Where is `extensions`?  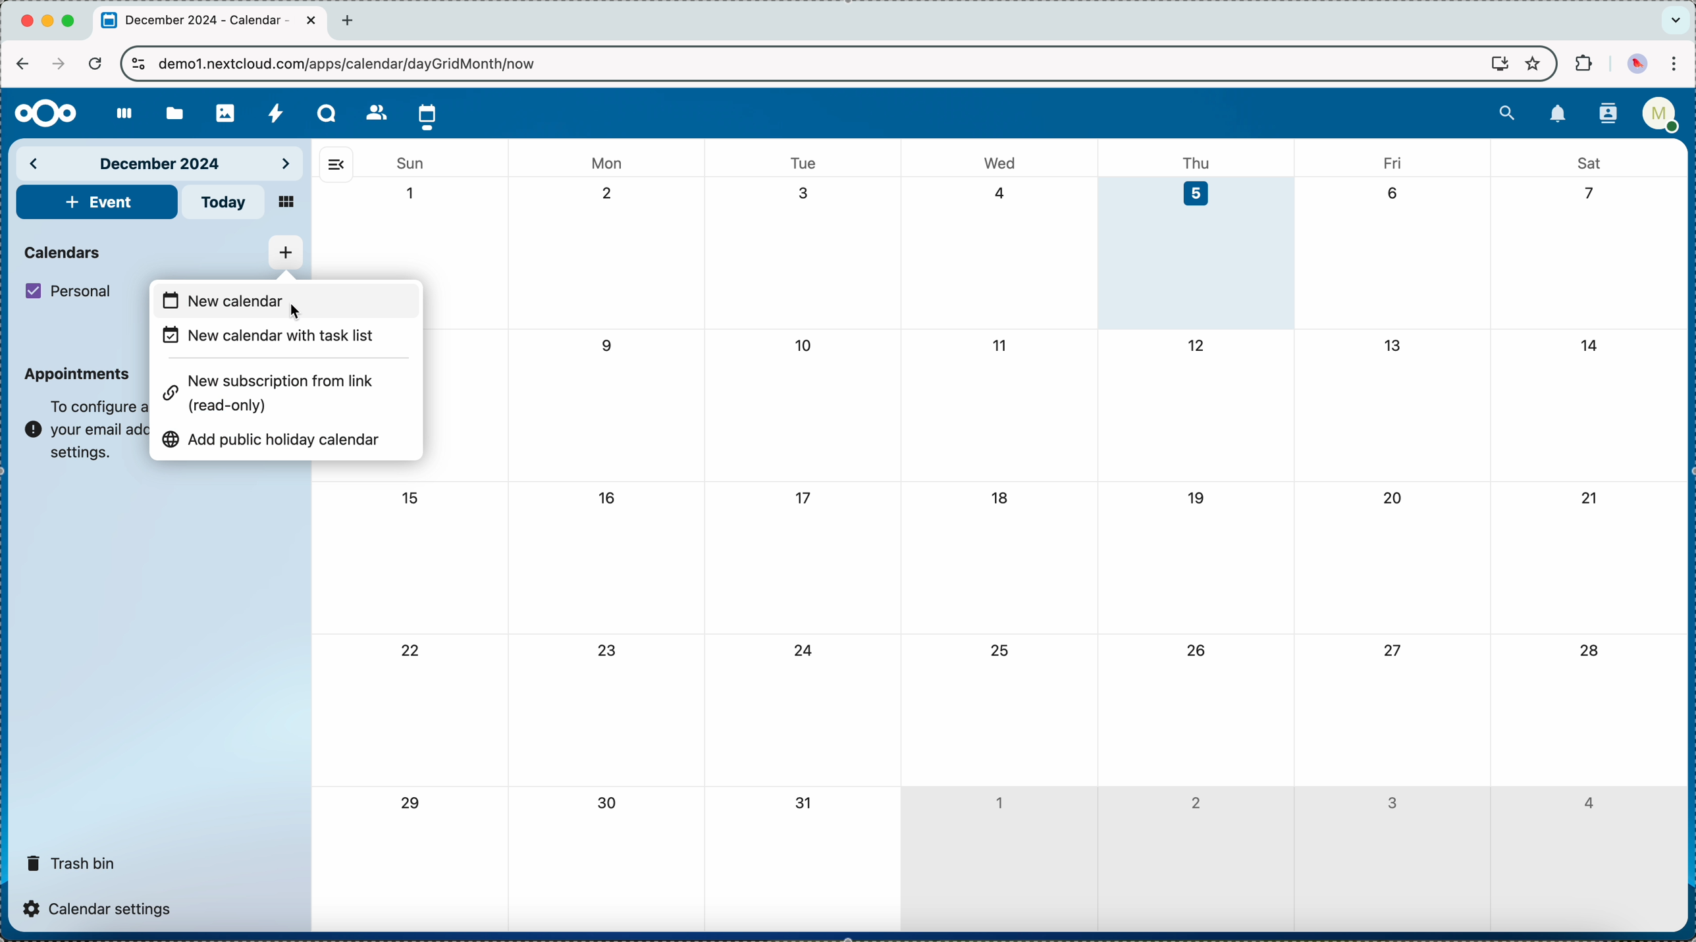
extensions is located at coordinates (1581, 65).